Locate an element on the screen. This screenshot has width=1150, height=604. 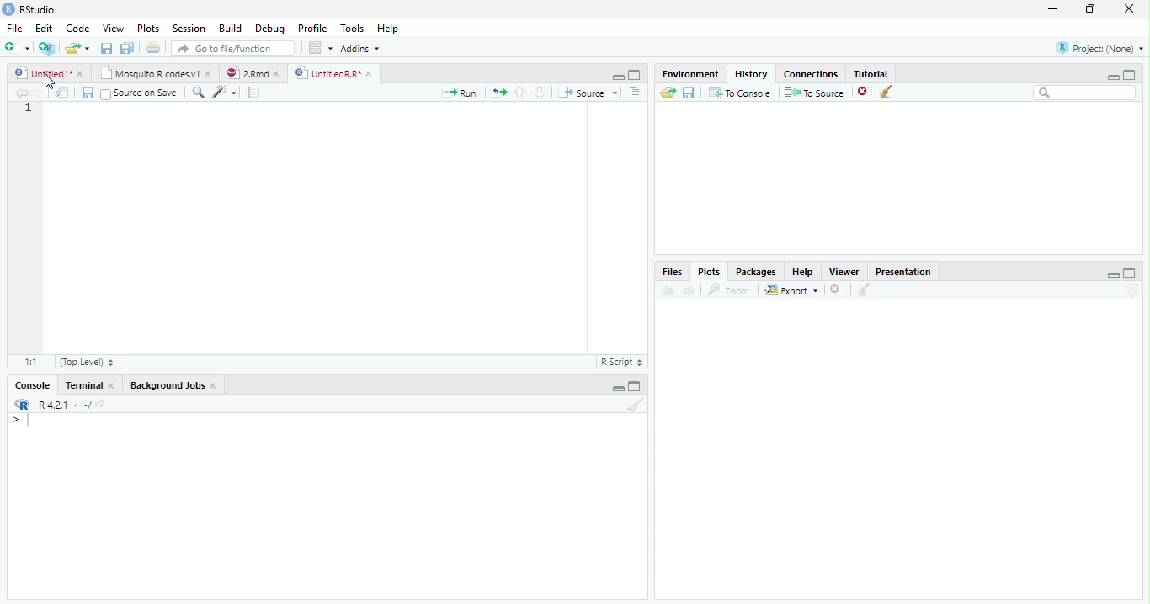
Mosquito R codes is located at coordinates (155, 73).